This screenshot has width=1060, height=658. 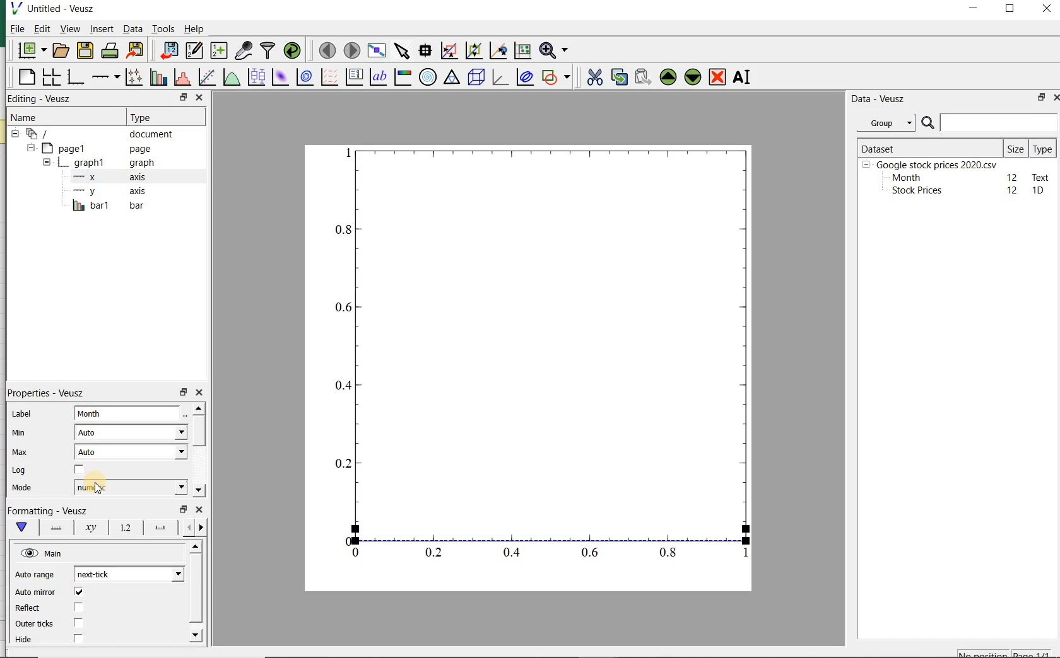 I want to click on Google stock prices 2020.csv, so click(x=932, y=164).